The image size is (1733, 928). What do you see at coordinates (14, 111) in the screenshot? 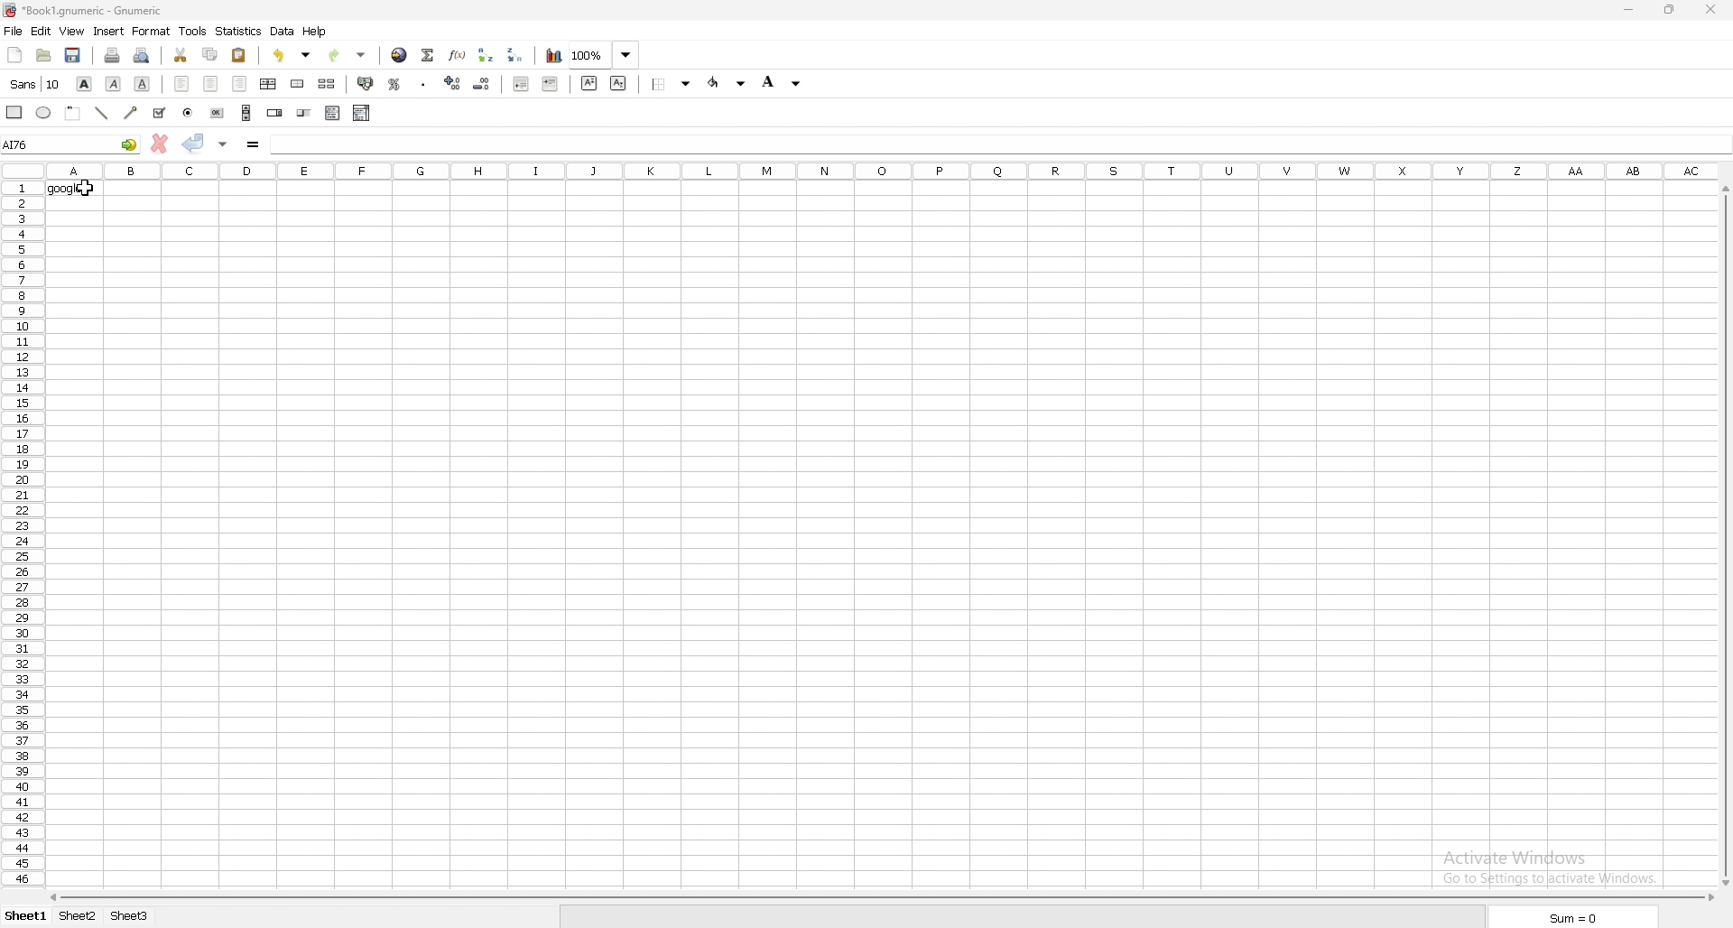
I see `rectangle` at bounding box center [14, 111].